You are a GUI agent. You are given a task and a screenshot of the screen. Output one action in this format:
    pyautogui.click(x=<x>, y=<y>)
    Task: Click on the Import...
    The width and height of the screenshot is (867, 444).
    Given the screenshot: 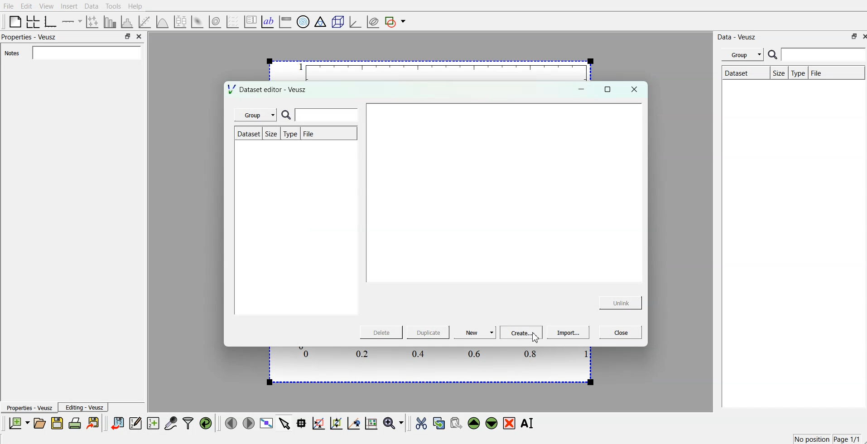 What is the action you would take?
    pyautogui.click(x=568, y=333)
    